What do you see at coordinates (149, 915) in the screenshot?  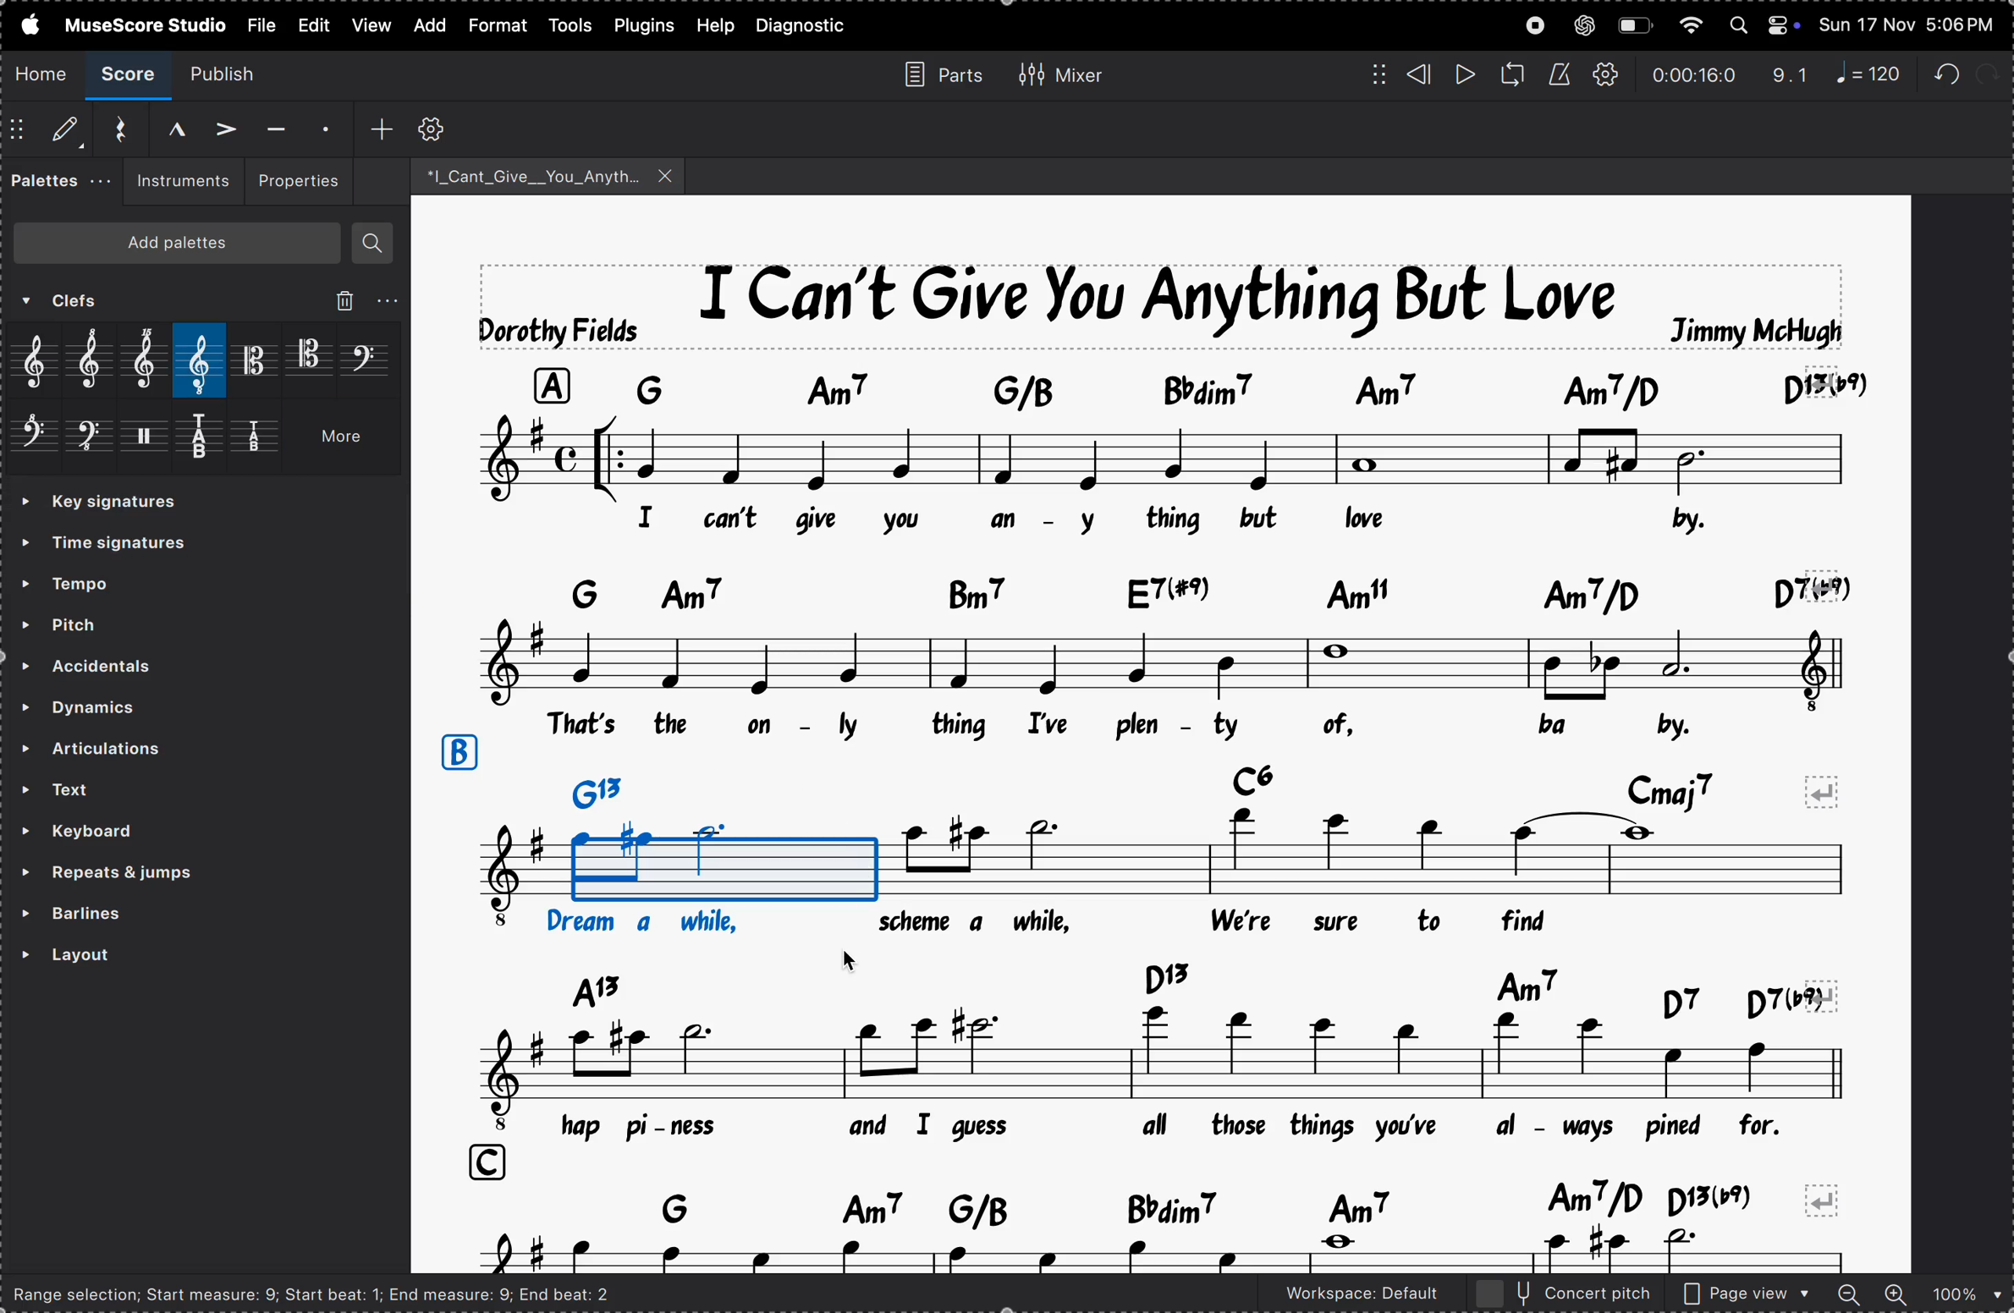 I see `barlines` at bounding box center [149, 915].